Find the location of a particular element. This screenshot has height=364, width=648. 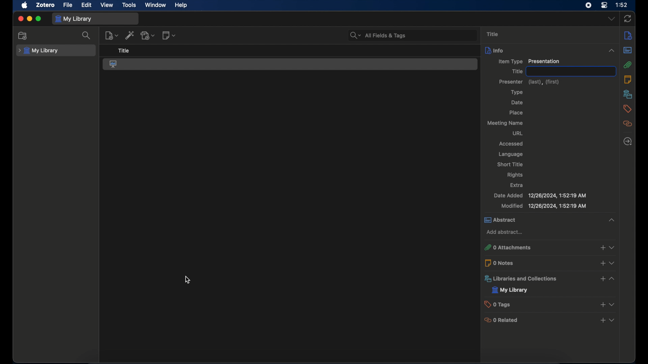

type is located at coordinates (517, 92).